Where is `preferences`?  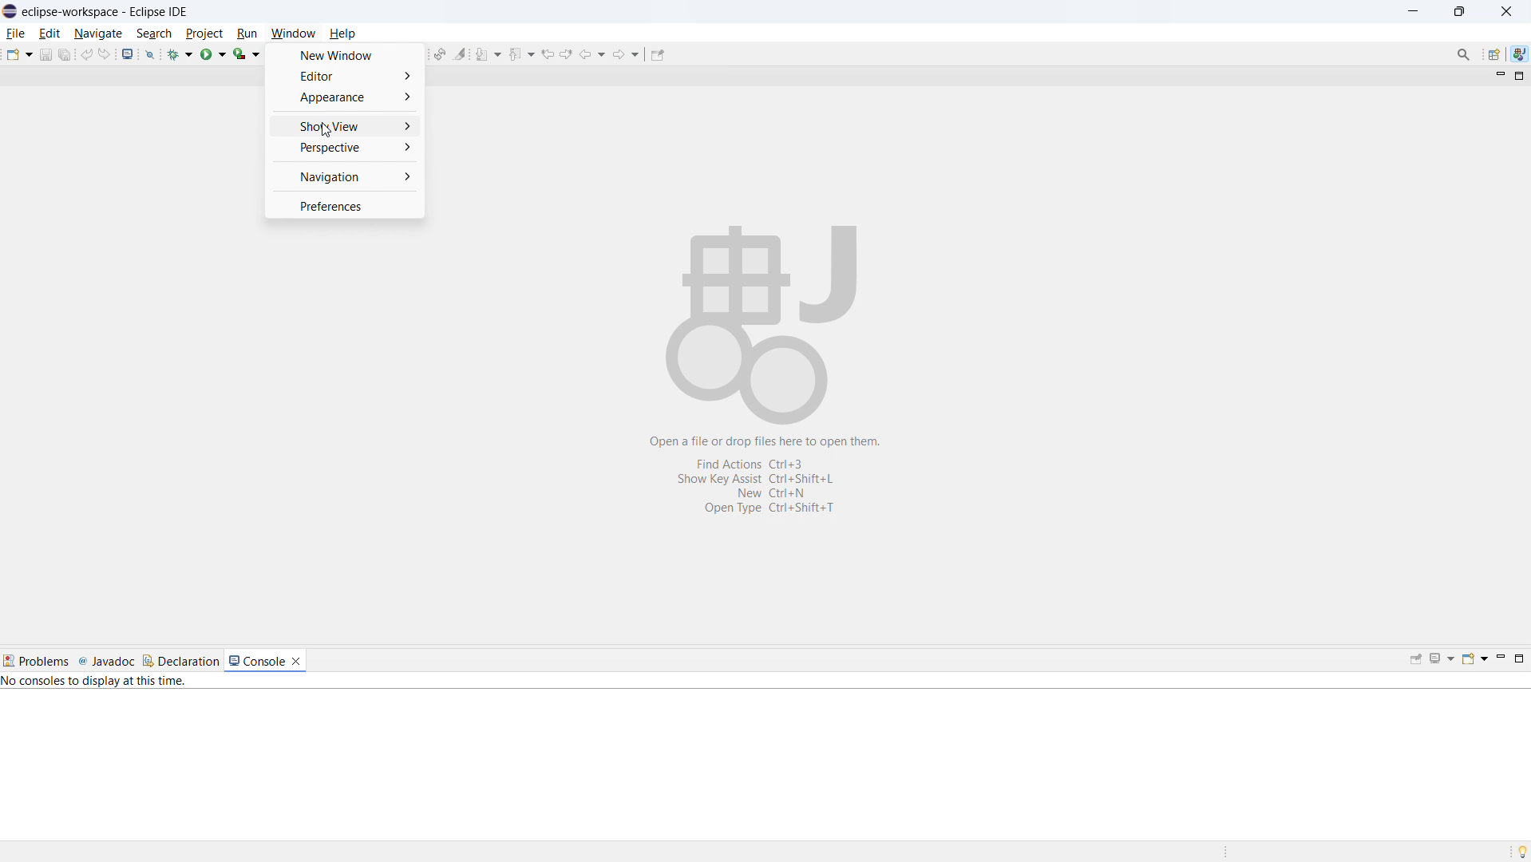 preferences is located at coordinates (345, 205).